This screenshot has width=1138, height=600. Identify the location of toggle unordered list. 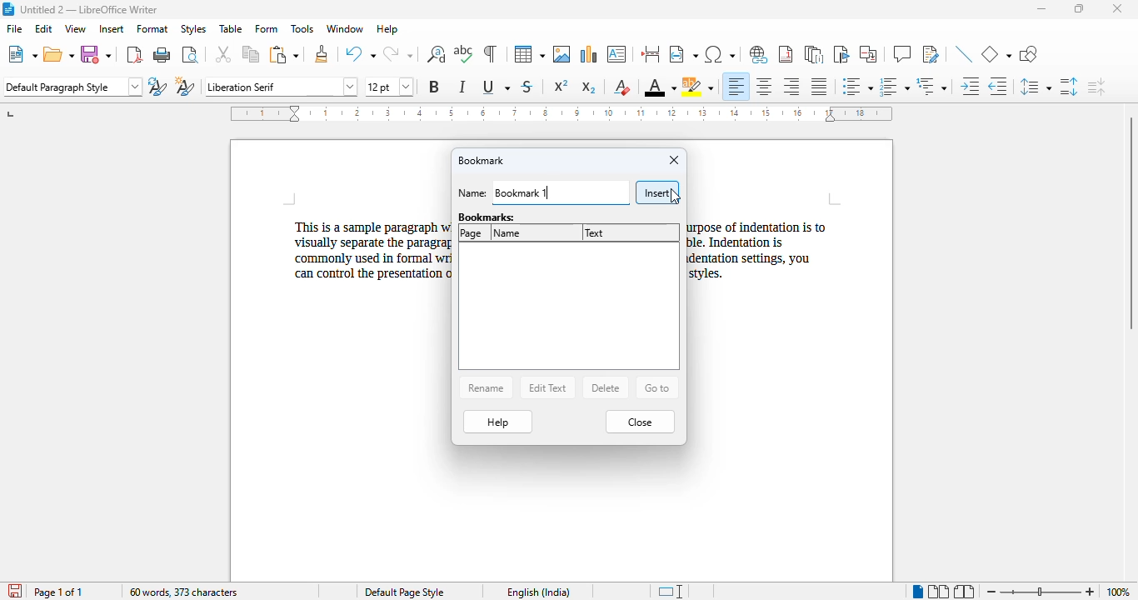
(858, 86).